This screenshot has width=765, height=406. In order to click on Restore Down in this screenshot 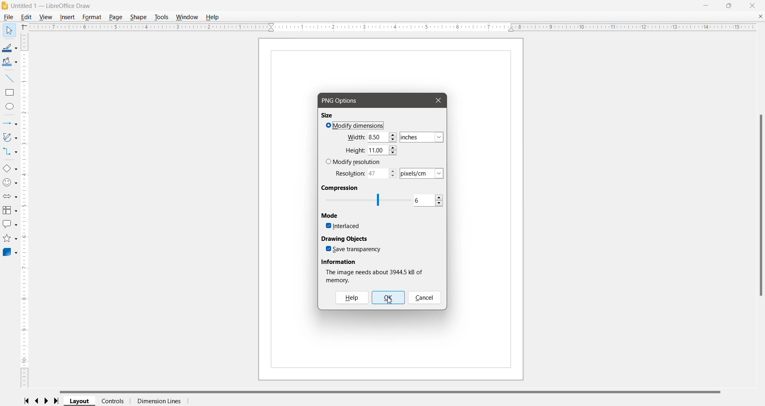, I will do `click(729, 5)`.